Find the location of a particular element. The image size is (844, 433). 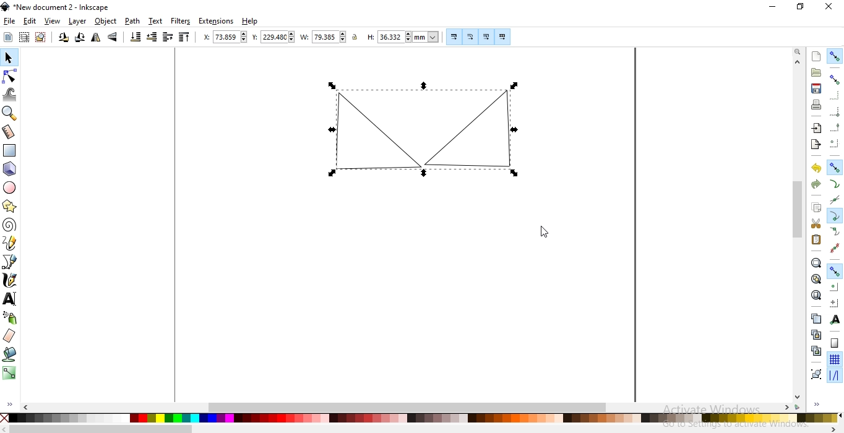

snapping centers of bounding boxes is located at coordinates (833, 142).